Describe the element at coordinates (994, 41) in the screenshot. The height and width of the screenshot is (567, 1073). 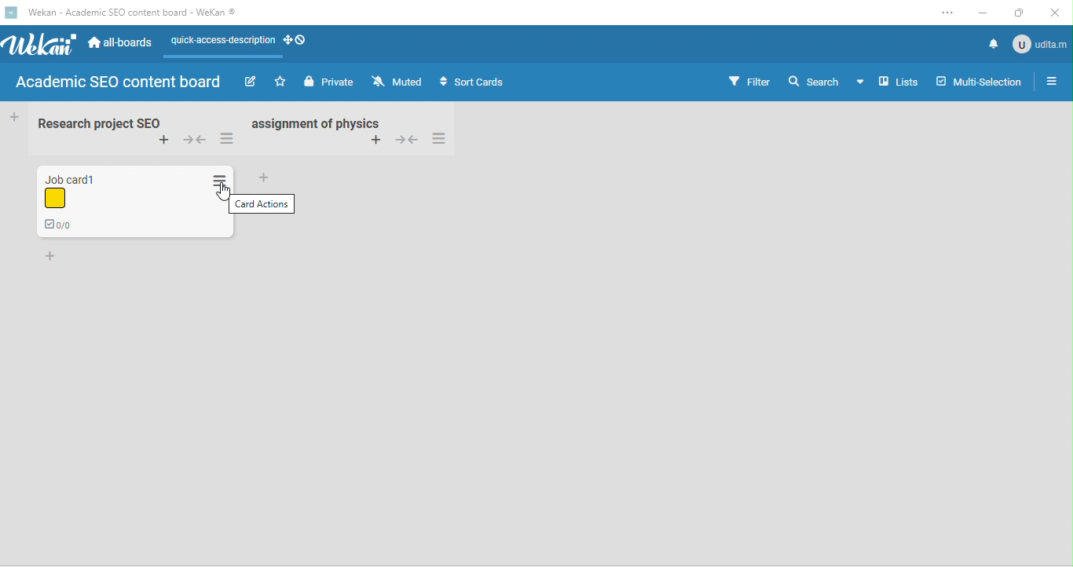
I see `notifications` at that location.